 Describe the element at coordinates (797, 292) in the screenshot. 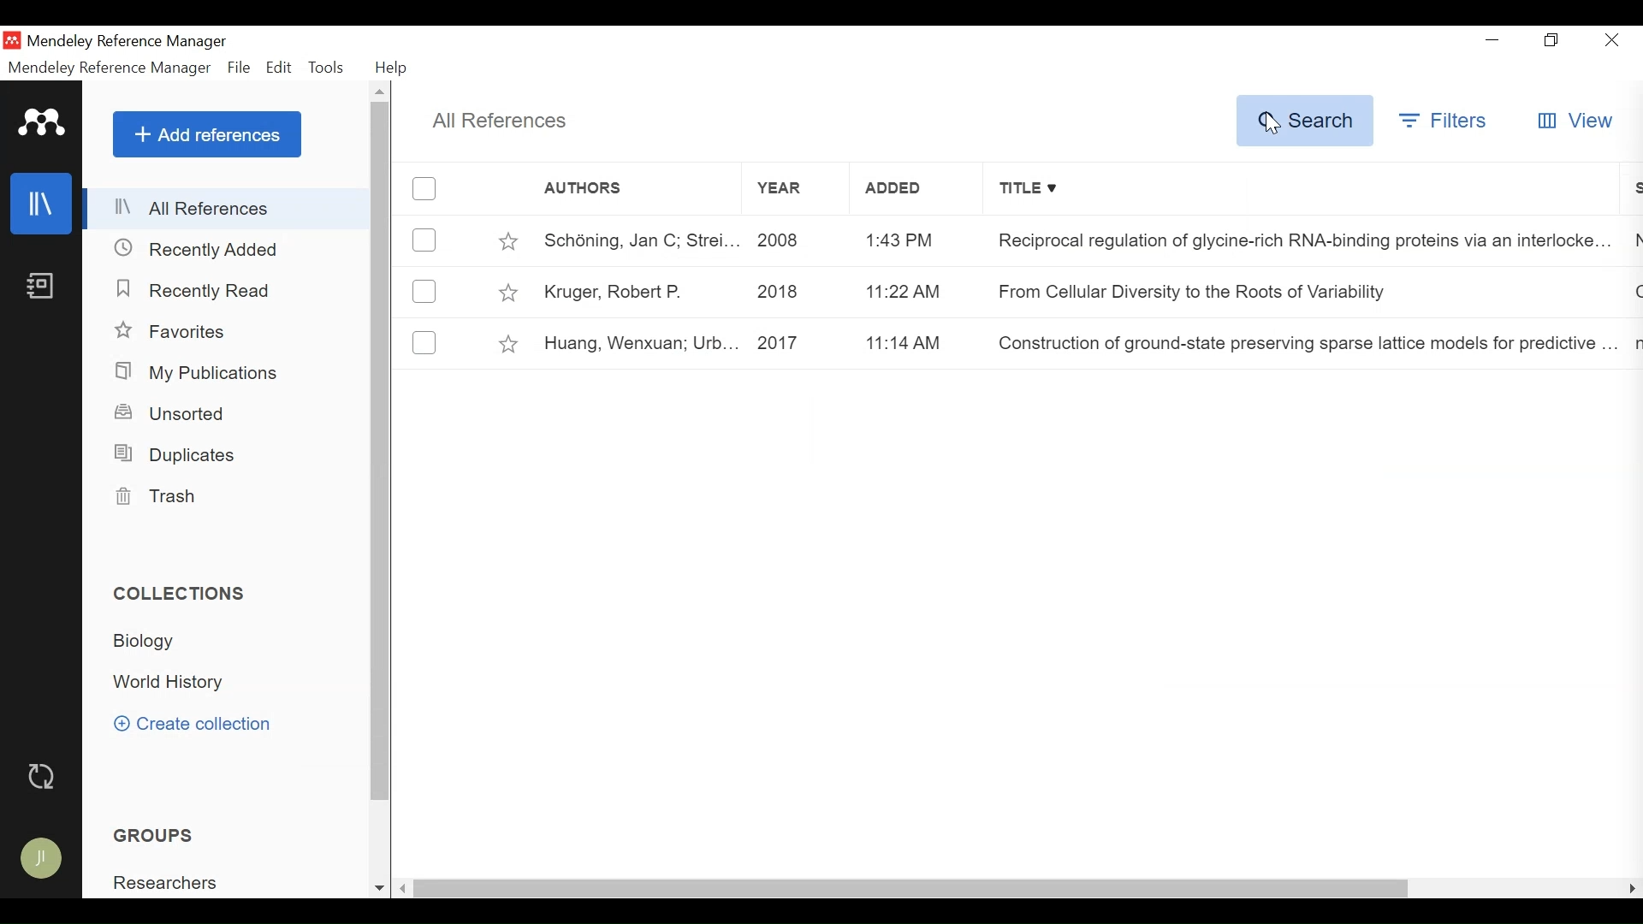

I see `2018` at that location.